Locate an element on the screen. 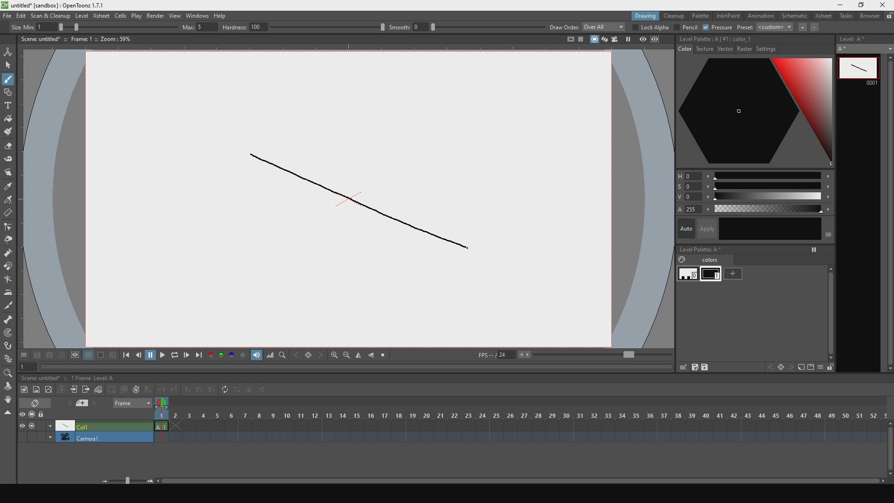 The height and width of the screenshot is (503, 894). scroll bar is located at coordinates (888, 214).